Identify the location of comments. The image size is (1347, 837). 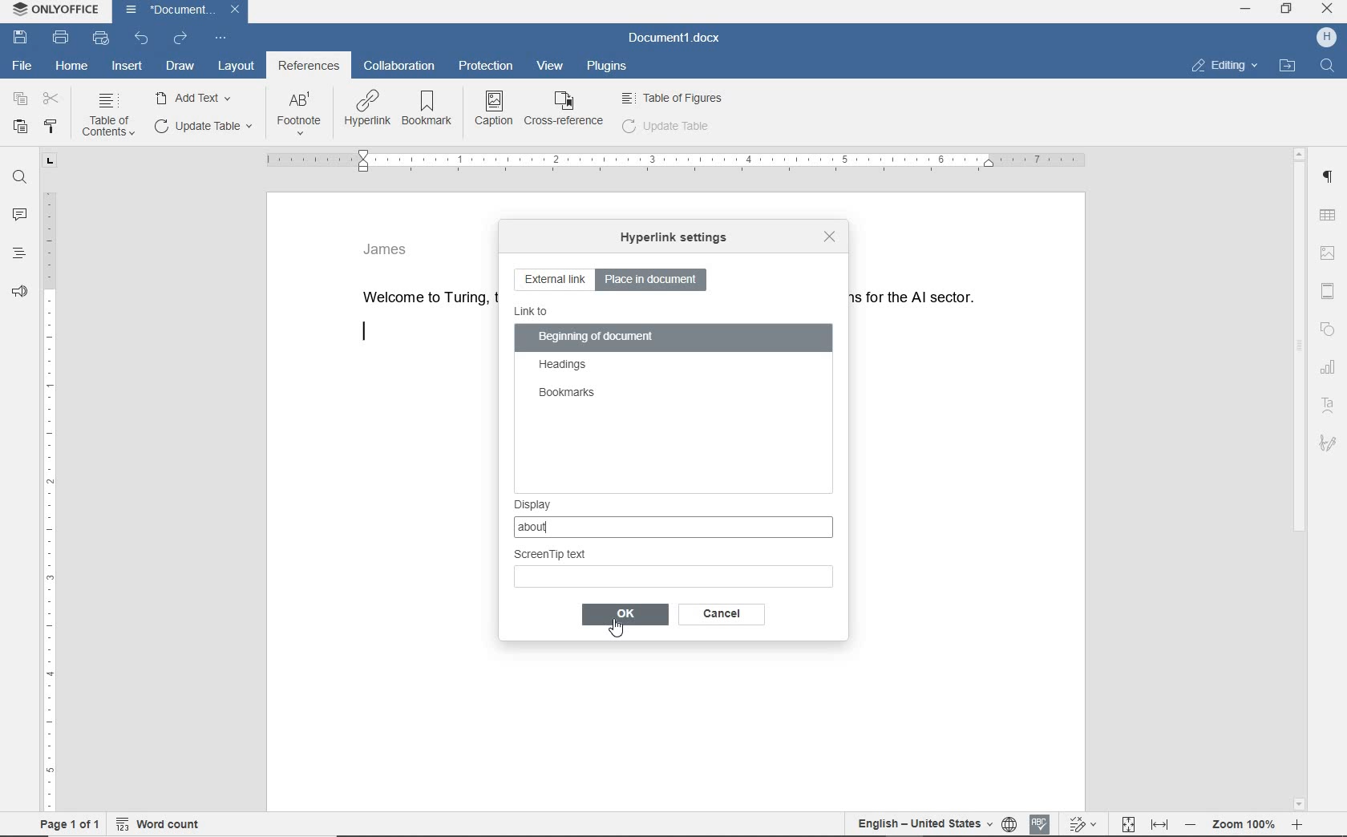
(21, 215).